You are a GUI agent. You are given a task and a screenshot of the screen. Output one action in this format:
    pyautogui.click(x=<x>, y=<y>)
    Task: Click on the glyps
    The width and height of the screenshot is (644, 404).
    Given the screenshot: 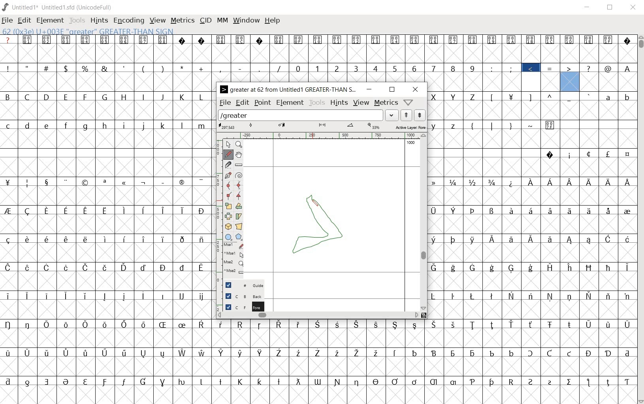 What is the action you would take?
    pyautogui.click(x=608, y=62)
    